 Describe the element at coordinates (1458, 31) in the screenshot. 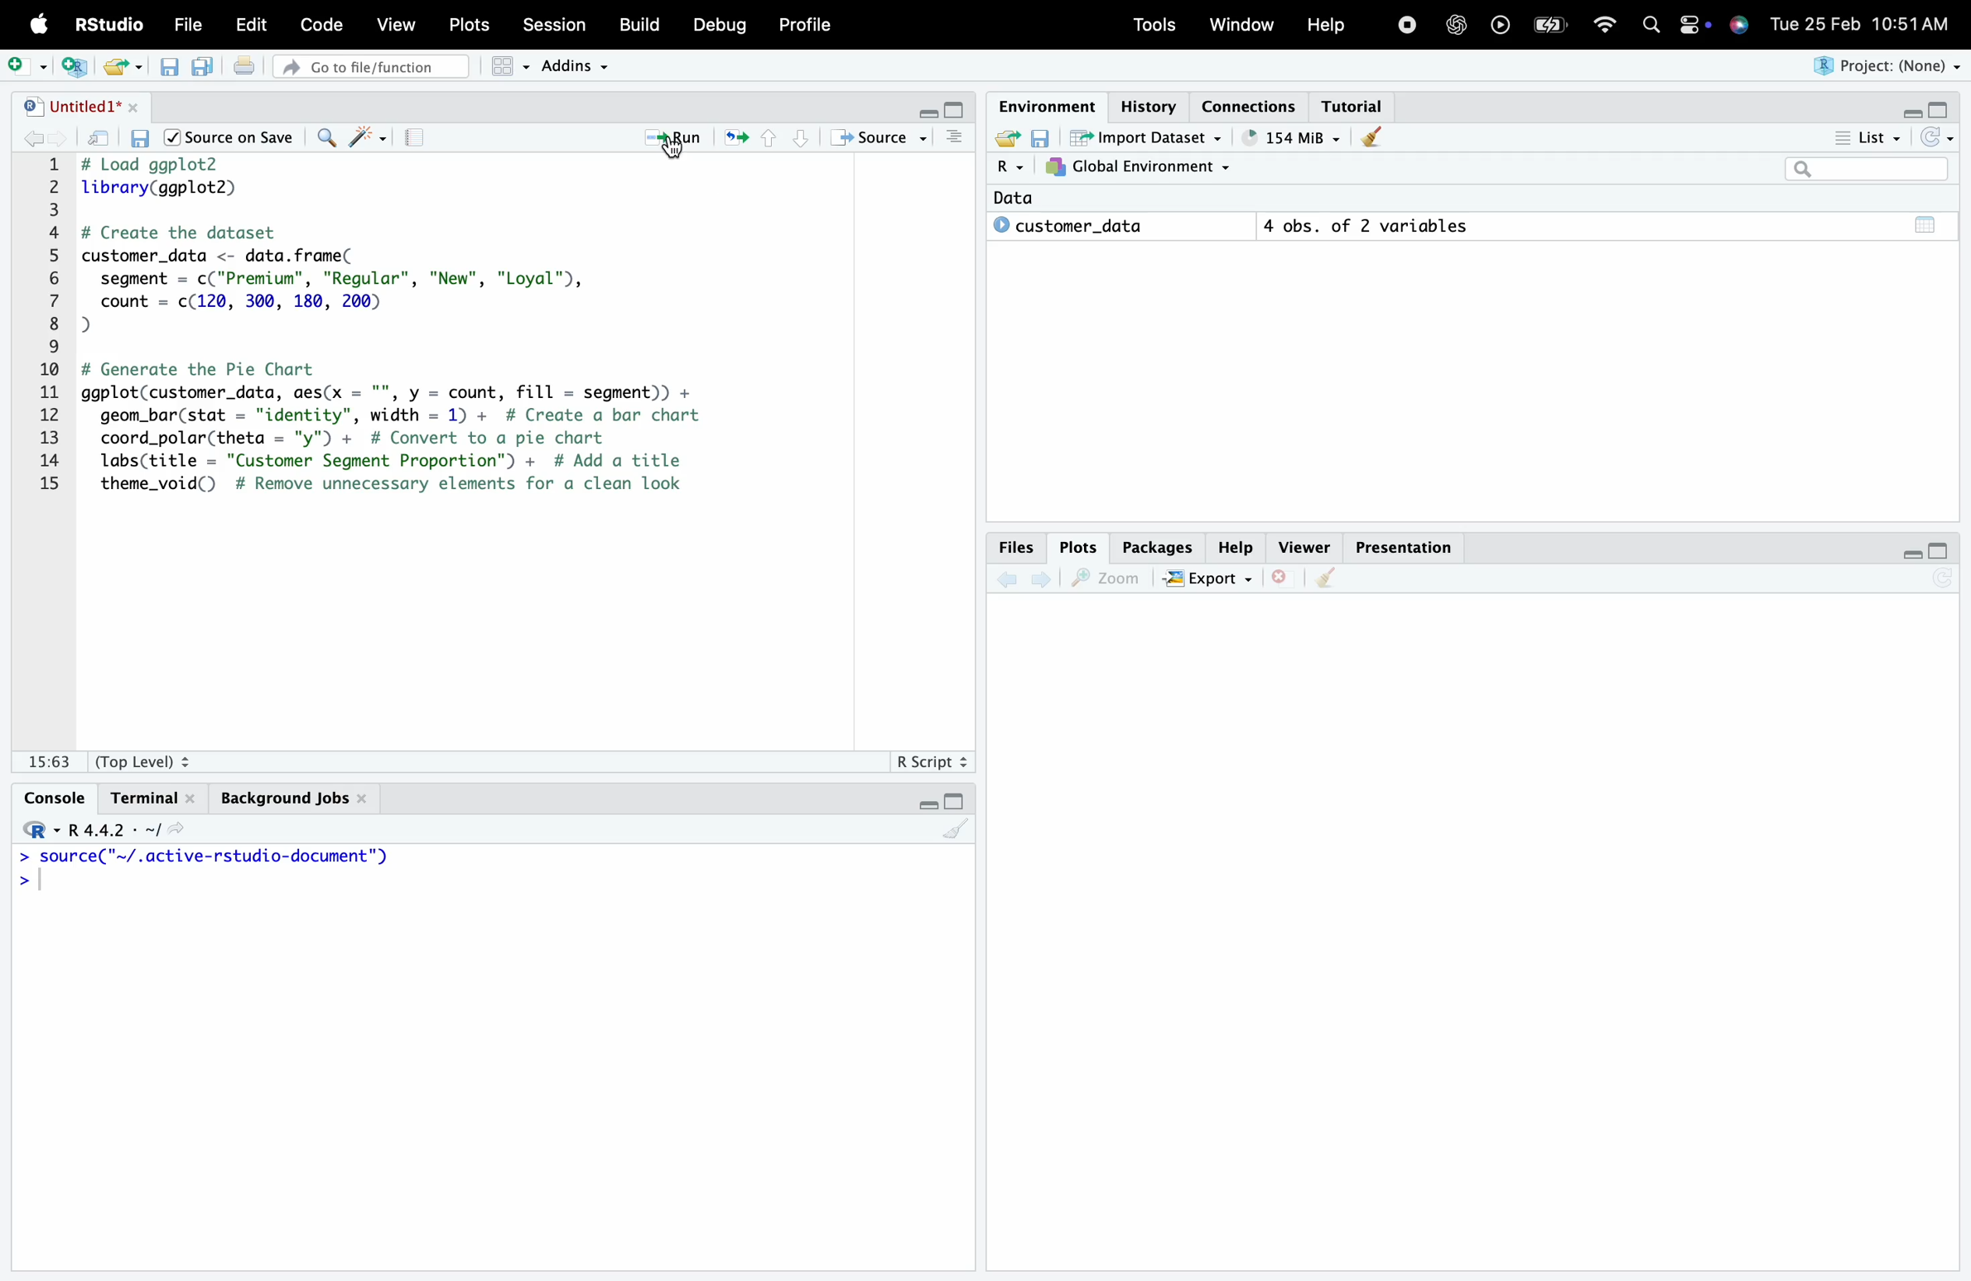

I see `open AI` at that location.